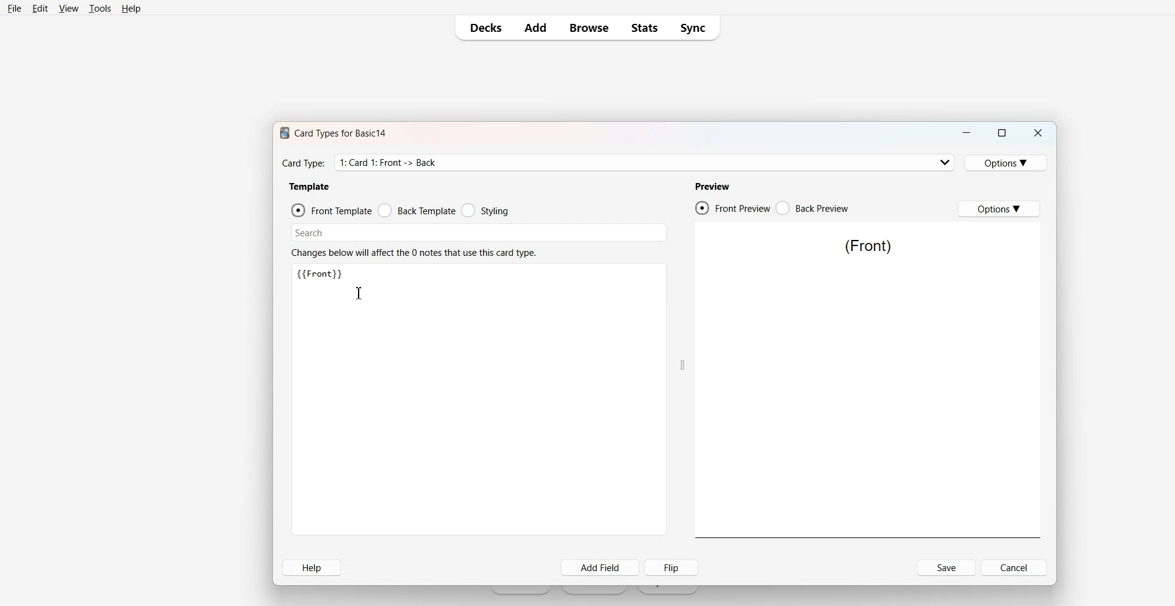 The height and width of the screenshot is (606, 1175). I want to click on Options, so click(999, 209).